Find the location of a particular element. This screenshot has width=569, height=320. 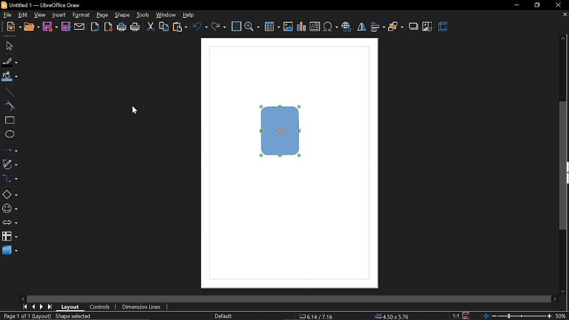

cursor is located at coordinates (134, 110).